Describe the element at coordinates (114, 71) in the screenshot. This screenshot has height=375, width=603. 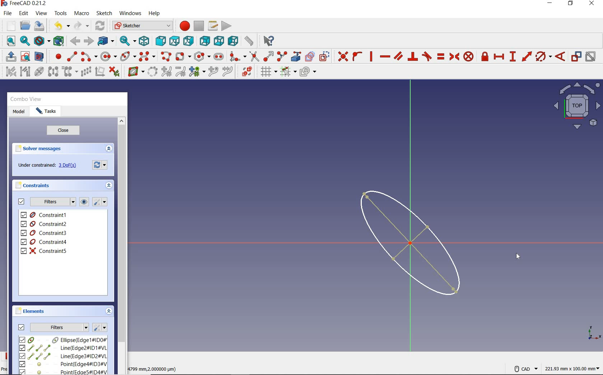
I see `delete all constraints` at that location.